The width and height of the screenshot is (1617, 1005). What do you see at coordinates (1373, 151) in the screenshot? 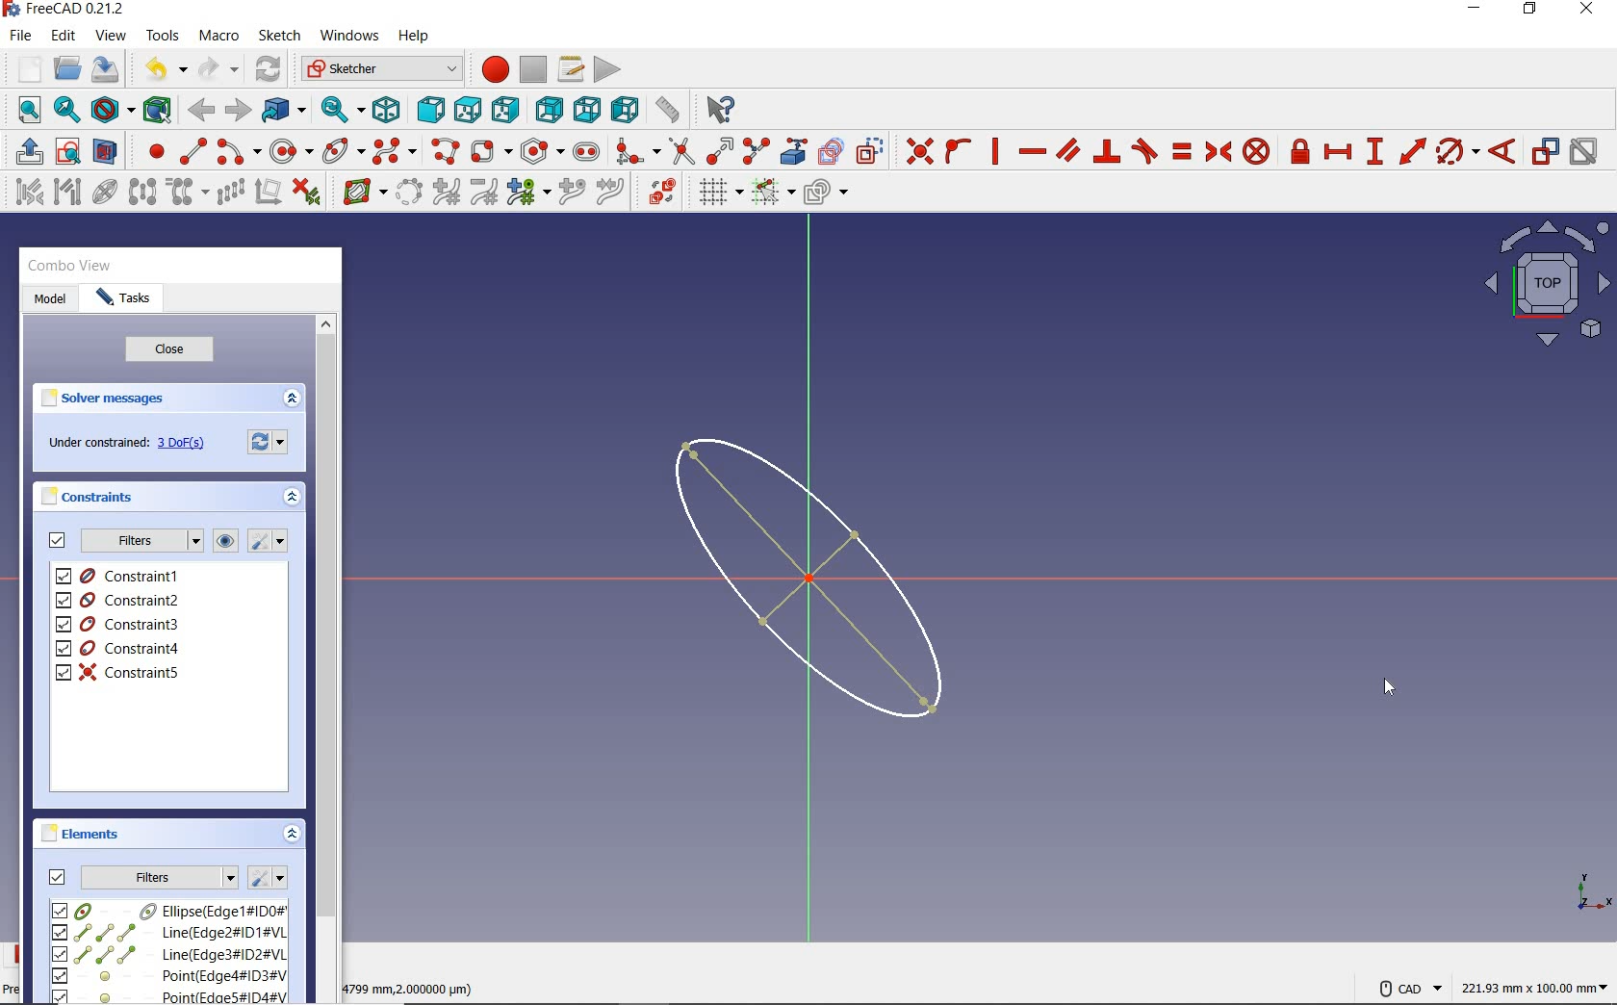
I see `constrain vertical distance` at bounding box center [1373, 151].